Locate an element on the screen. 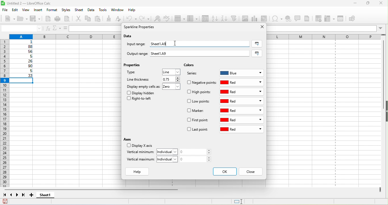  right to left is located at coordinates (141, 99).